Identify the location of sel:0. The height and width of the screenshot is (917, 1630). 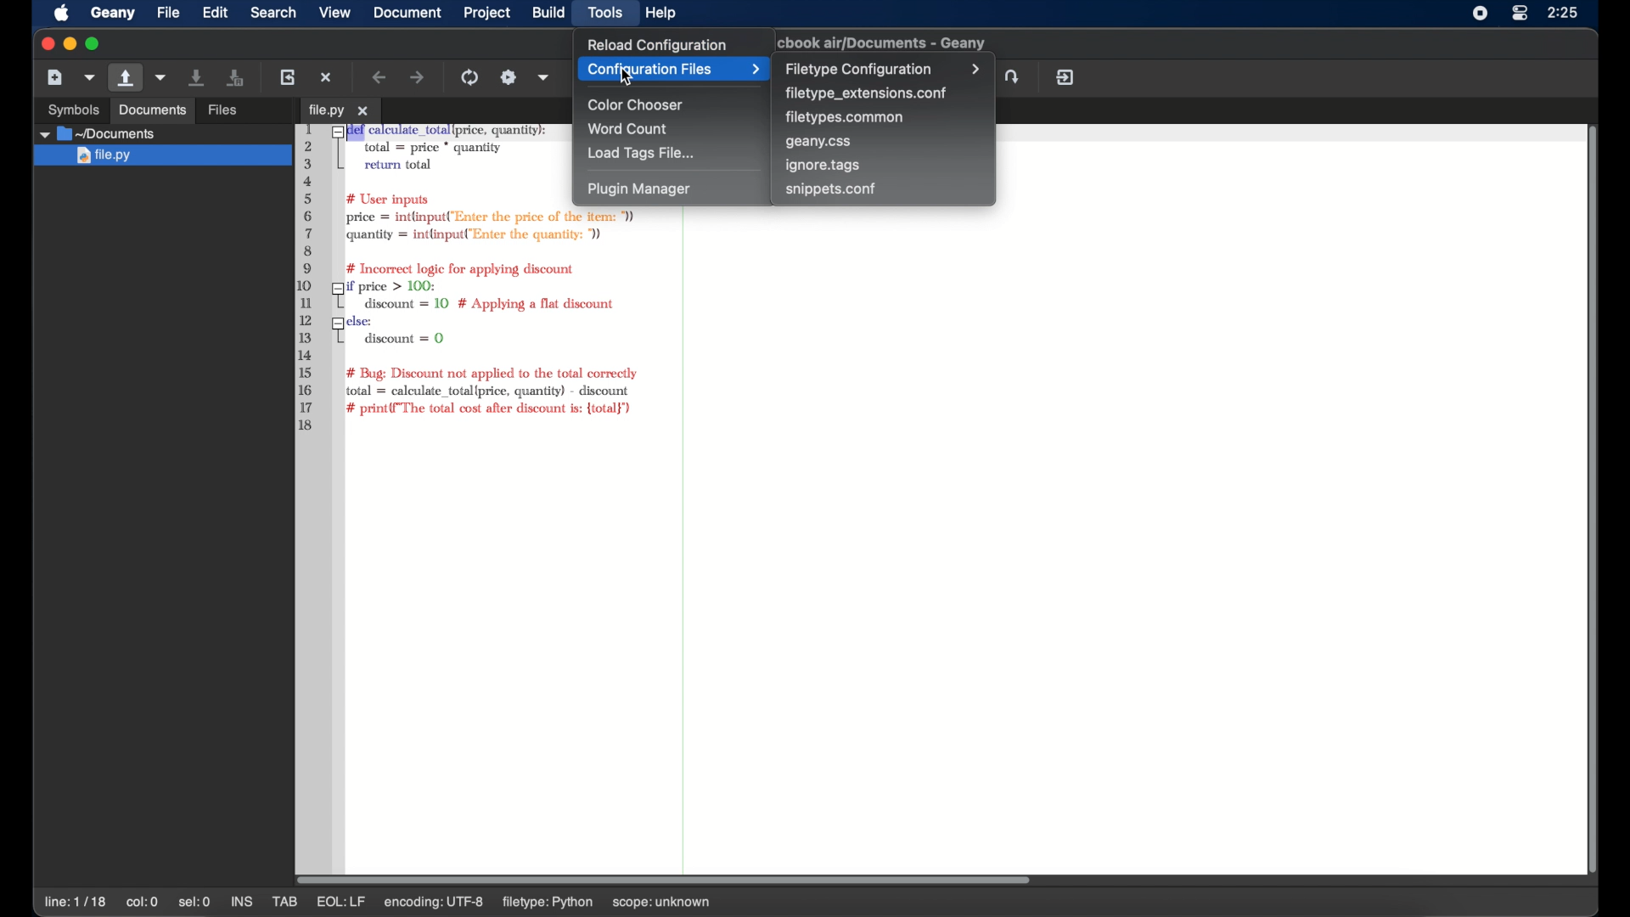
(195, 902).